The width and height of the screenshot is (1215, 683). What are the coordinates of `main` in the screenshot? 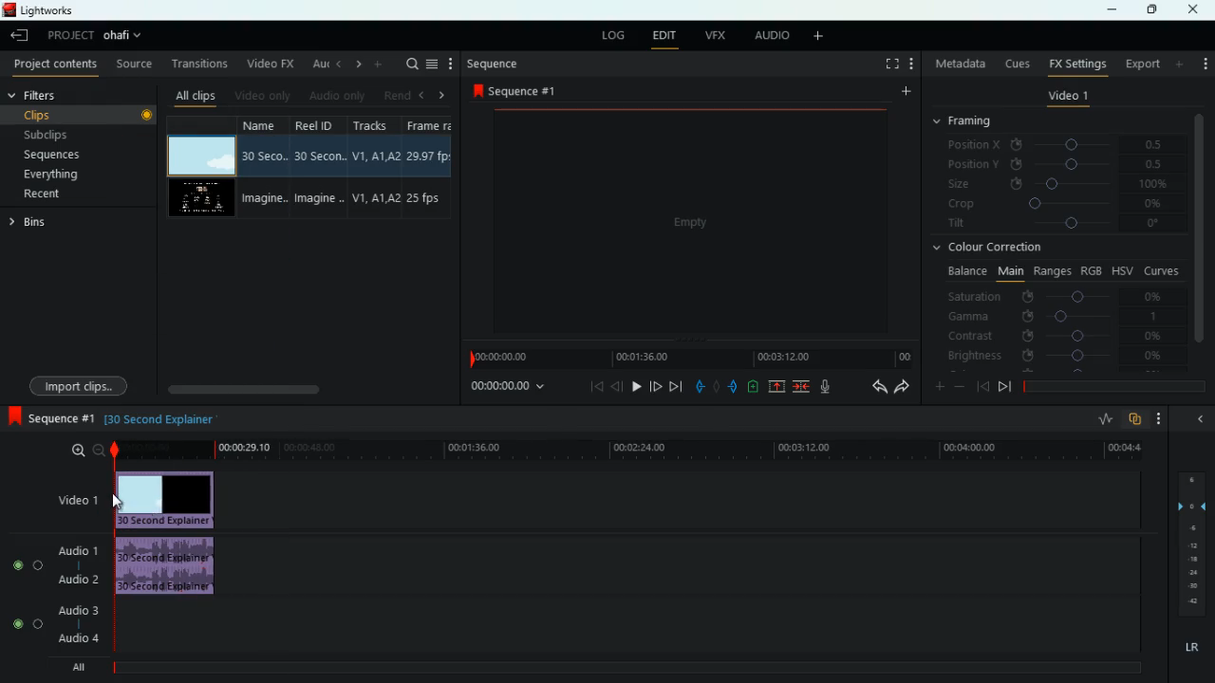 It's located at (1008, 272).